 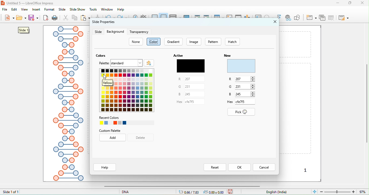 What do you see at coordinates (105, 167) in the screenshot?
I see `help` at bounding box center [105, 167].